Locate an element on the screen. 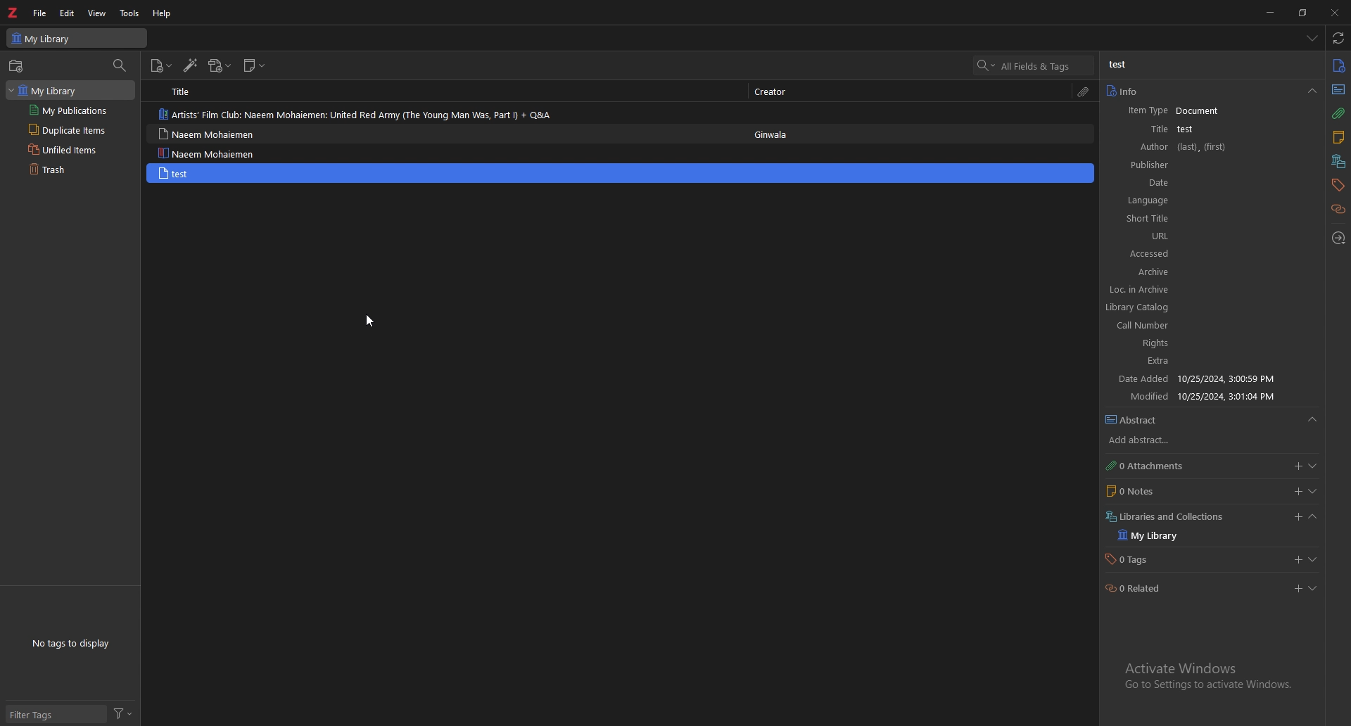 The image size is (1351, 726). 0Attachment is located at coordinates (1143, 464).